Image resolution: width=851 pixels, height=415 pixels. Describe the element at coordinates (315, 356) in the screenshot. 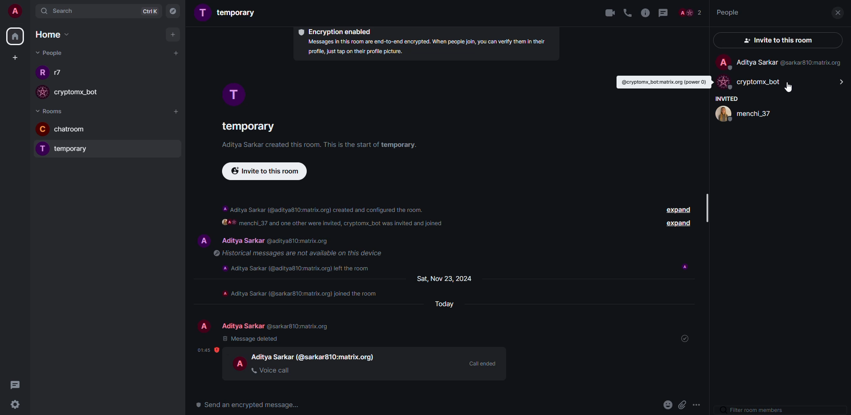

I see `people` at that location.